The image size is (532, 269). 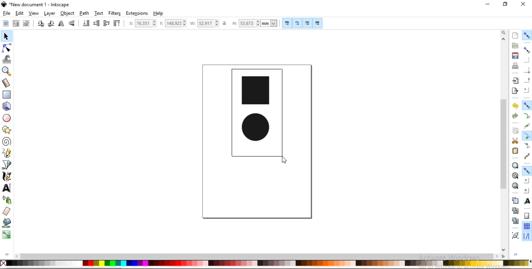 I want to click on lower selection by  one step, so click(x=97, y=23).